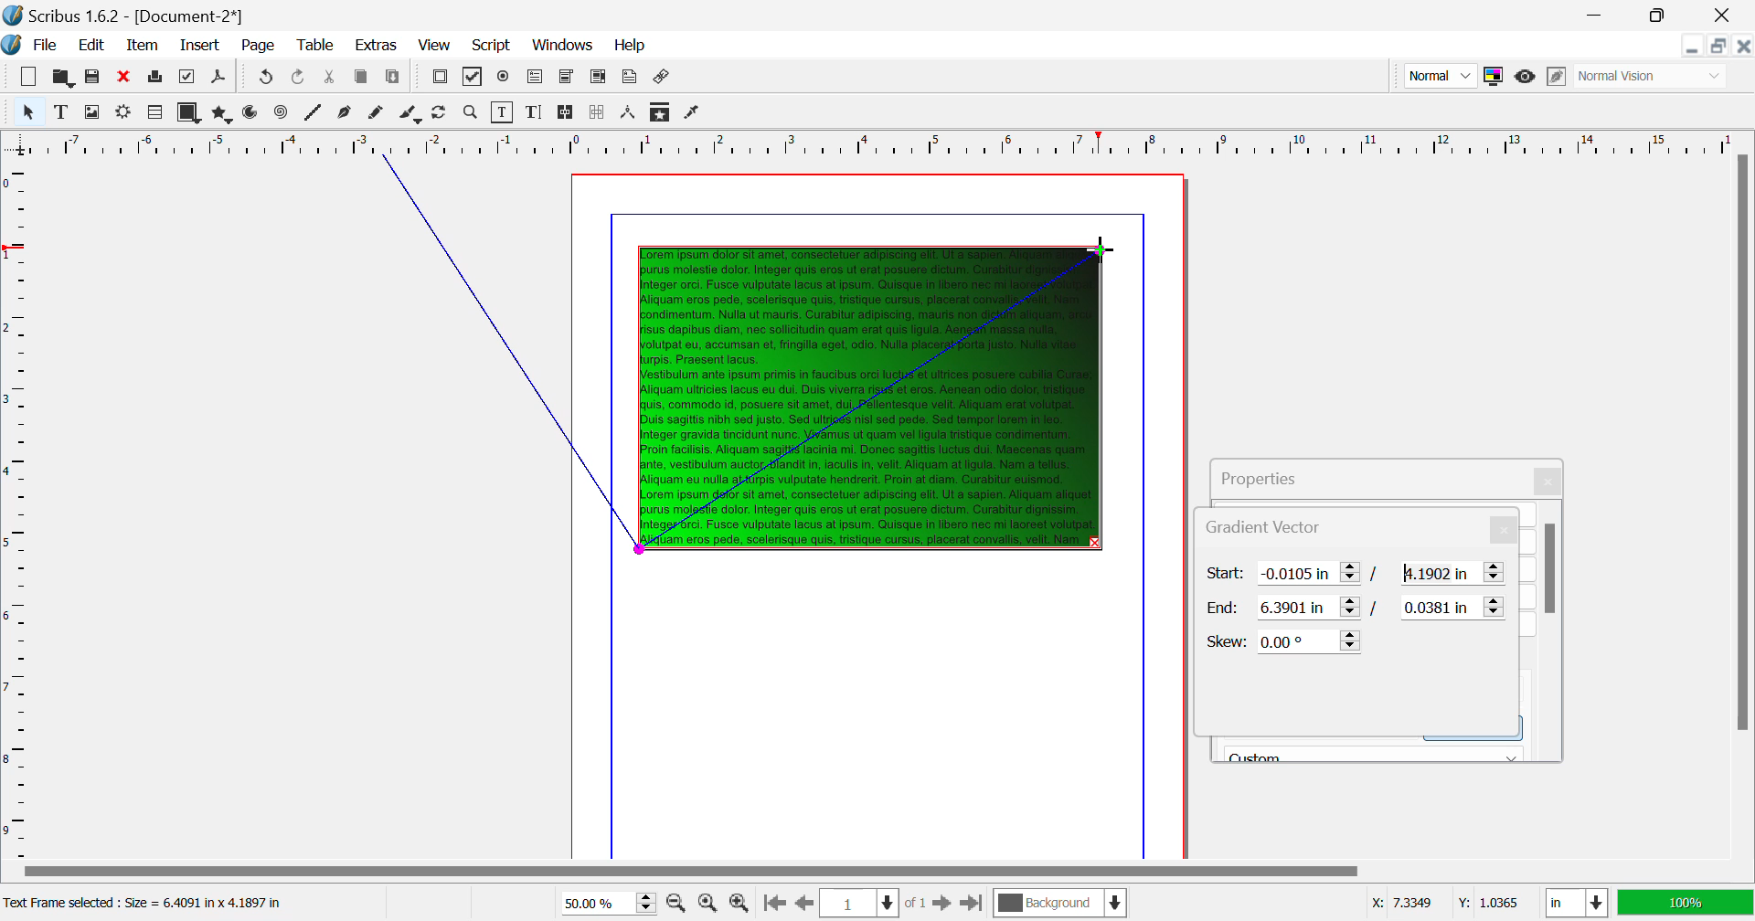 The height and width of the screenshot is (921, 1755). I want to click on Windows, so click(563, 45).